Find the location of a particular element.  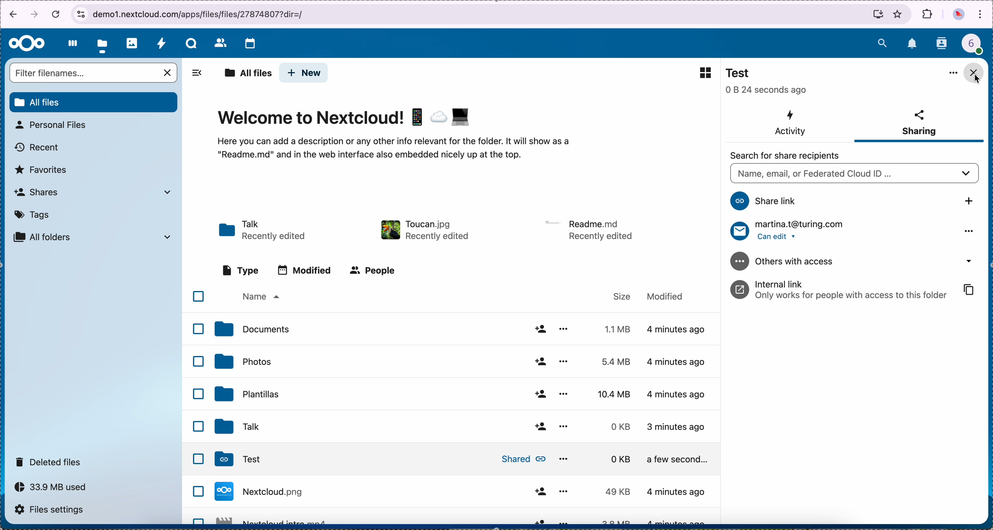

documents is located at coordinates (464, 330).